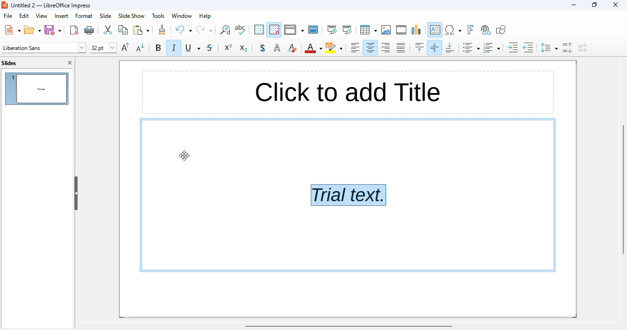  I want to click on format, so click(84, 16).